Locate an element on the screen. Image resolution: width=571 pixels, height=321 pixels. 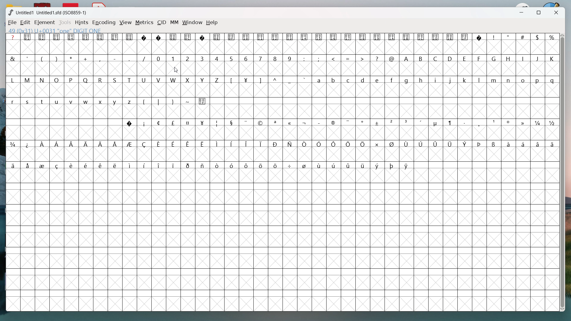
metrics is located at coordinates (145, 23).